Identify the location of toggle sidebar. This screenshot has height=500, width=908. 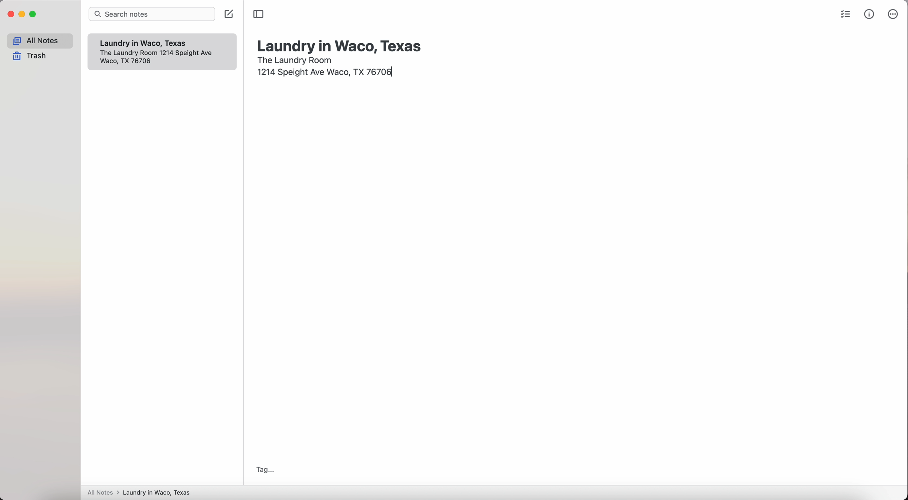
(259, 14).